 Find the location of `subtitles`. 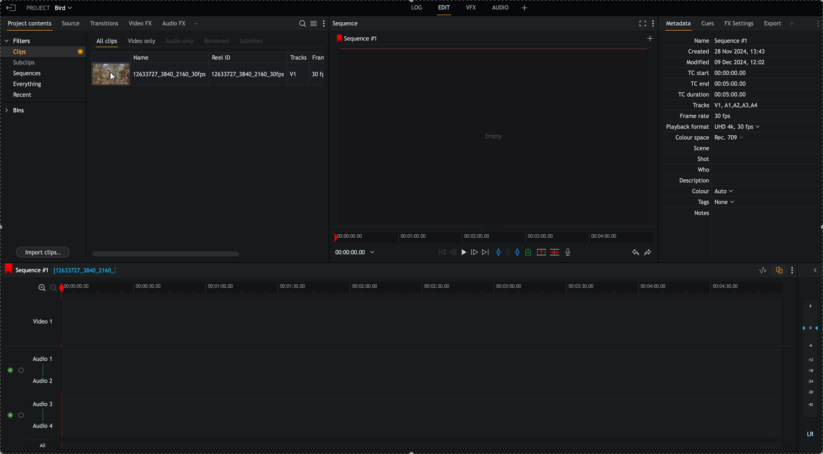

subtitles is located at coordinates (251, 41).